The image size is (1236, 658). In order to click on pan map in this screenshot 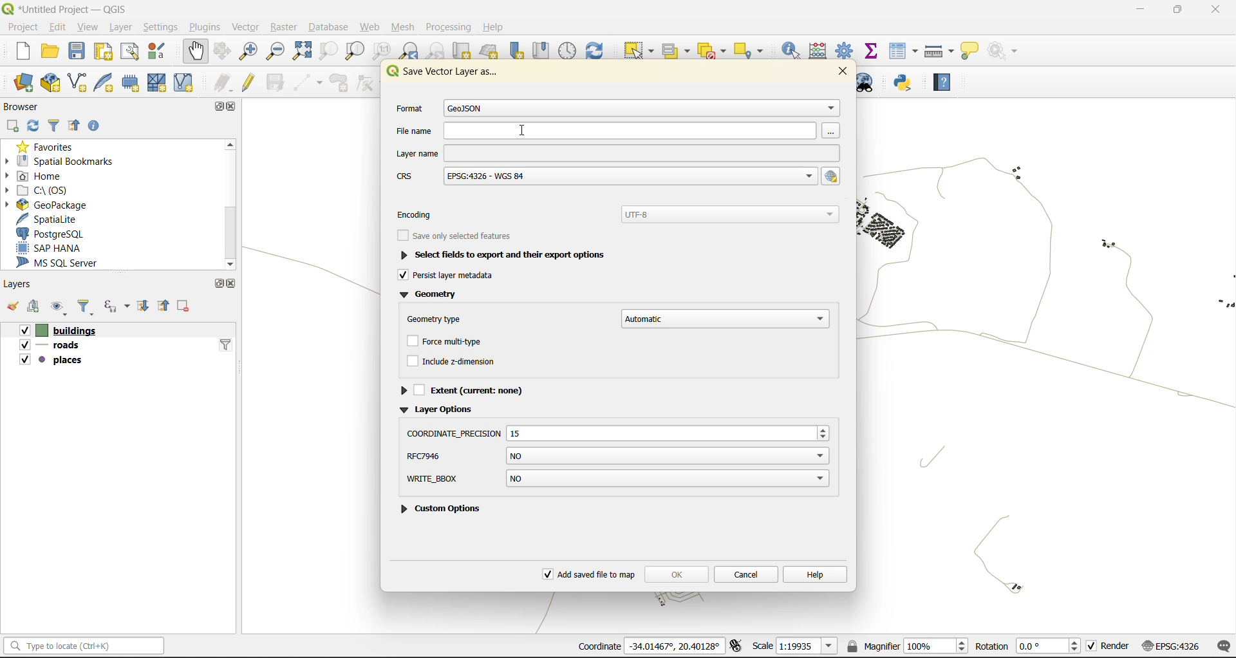, I will do `click(196, 53)`.